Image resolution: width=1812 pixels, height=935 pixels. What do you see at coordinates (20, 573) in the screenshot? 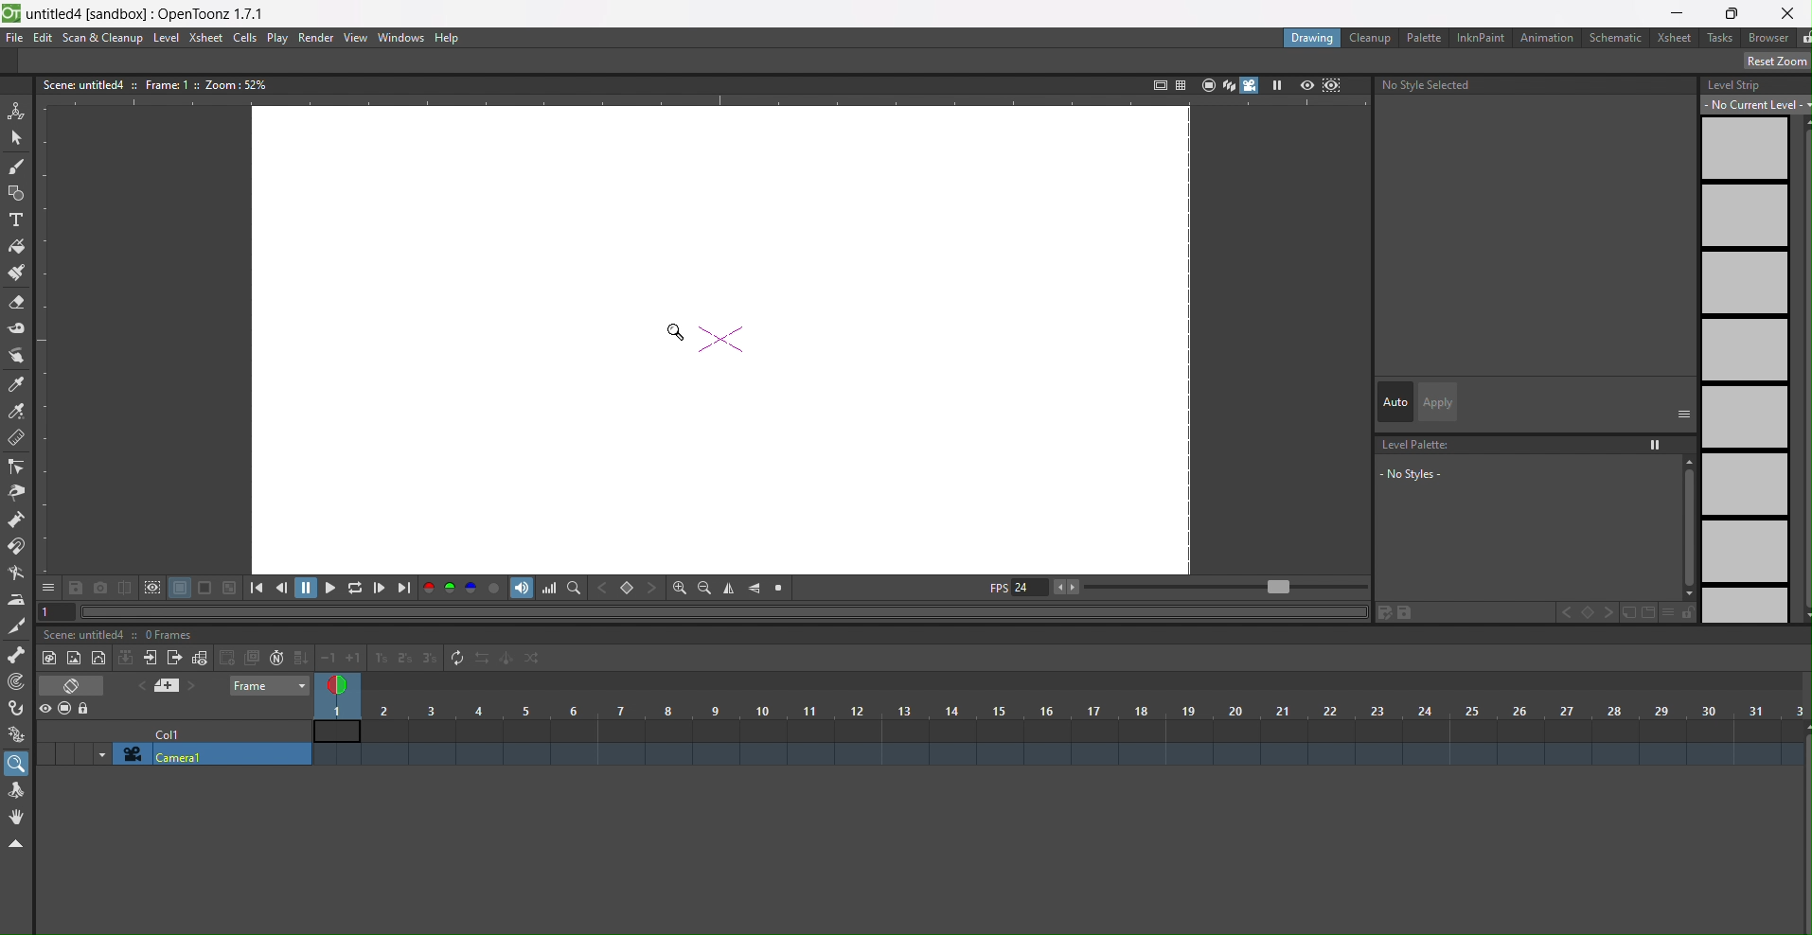
I see `bender tool` at bounding box center [20, 573].